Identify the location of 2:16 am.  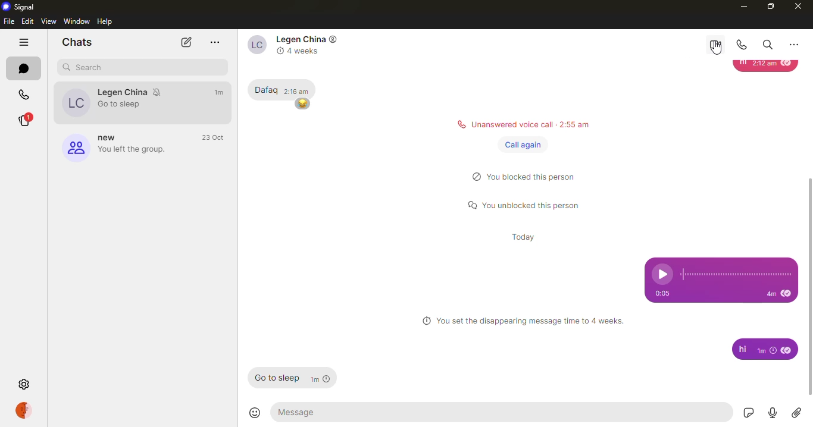
(297, 90).